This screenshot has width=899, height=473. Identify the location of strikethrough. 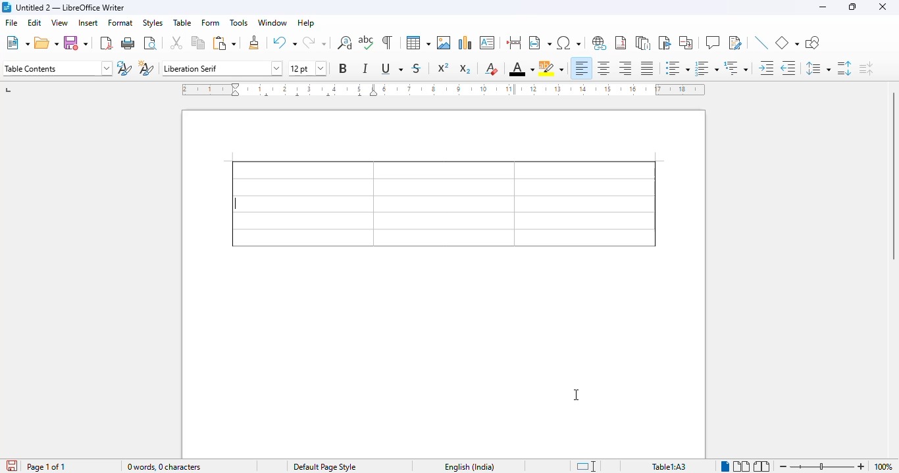
(417, 68).